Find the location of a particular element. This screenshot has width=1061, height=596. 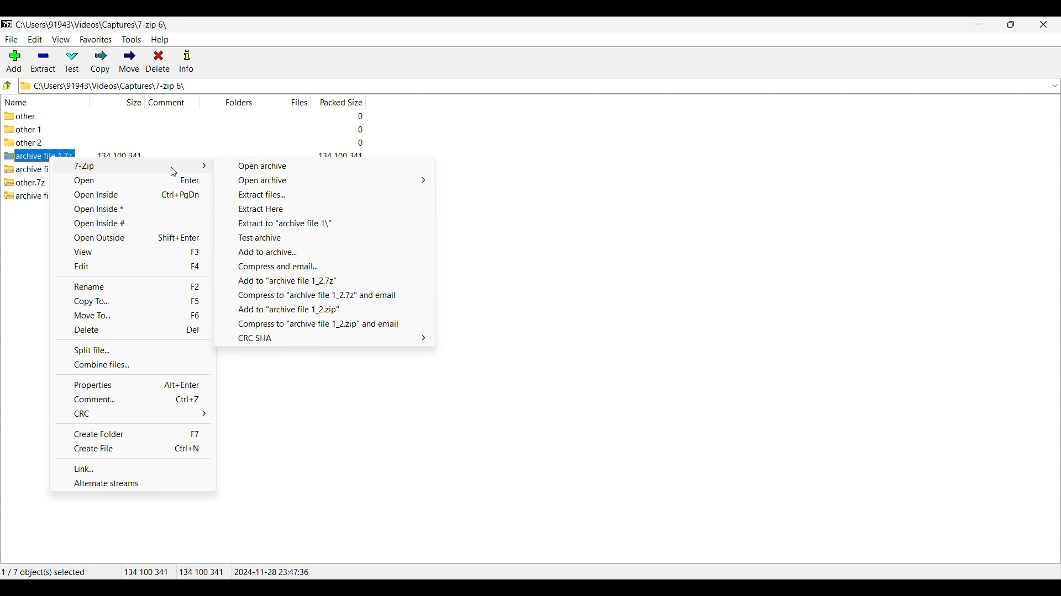

Test is located at coordinates (72, 62).